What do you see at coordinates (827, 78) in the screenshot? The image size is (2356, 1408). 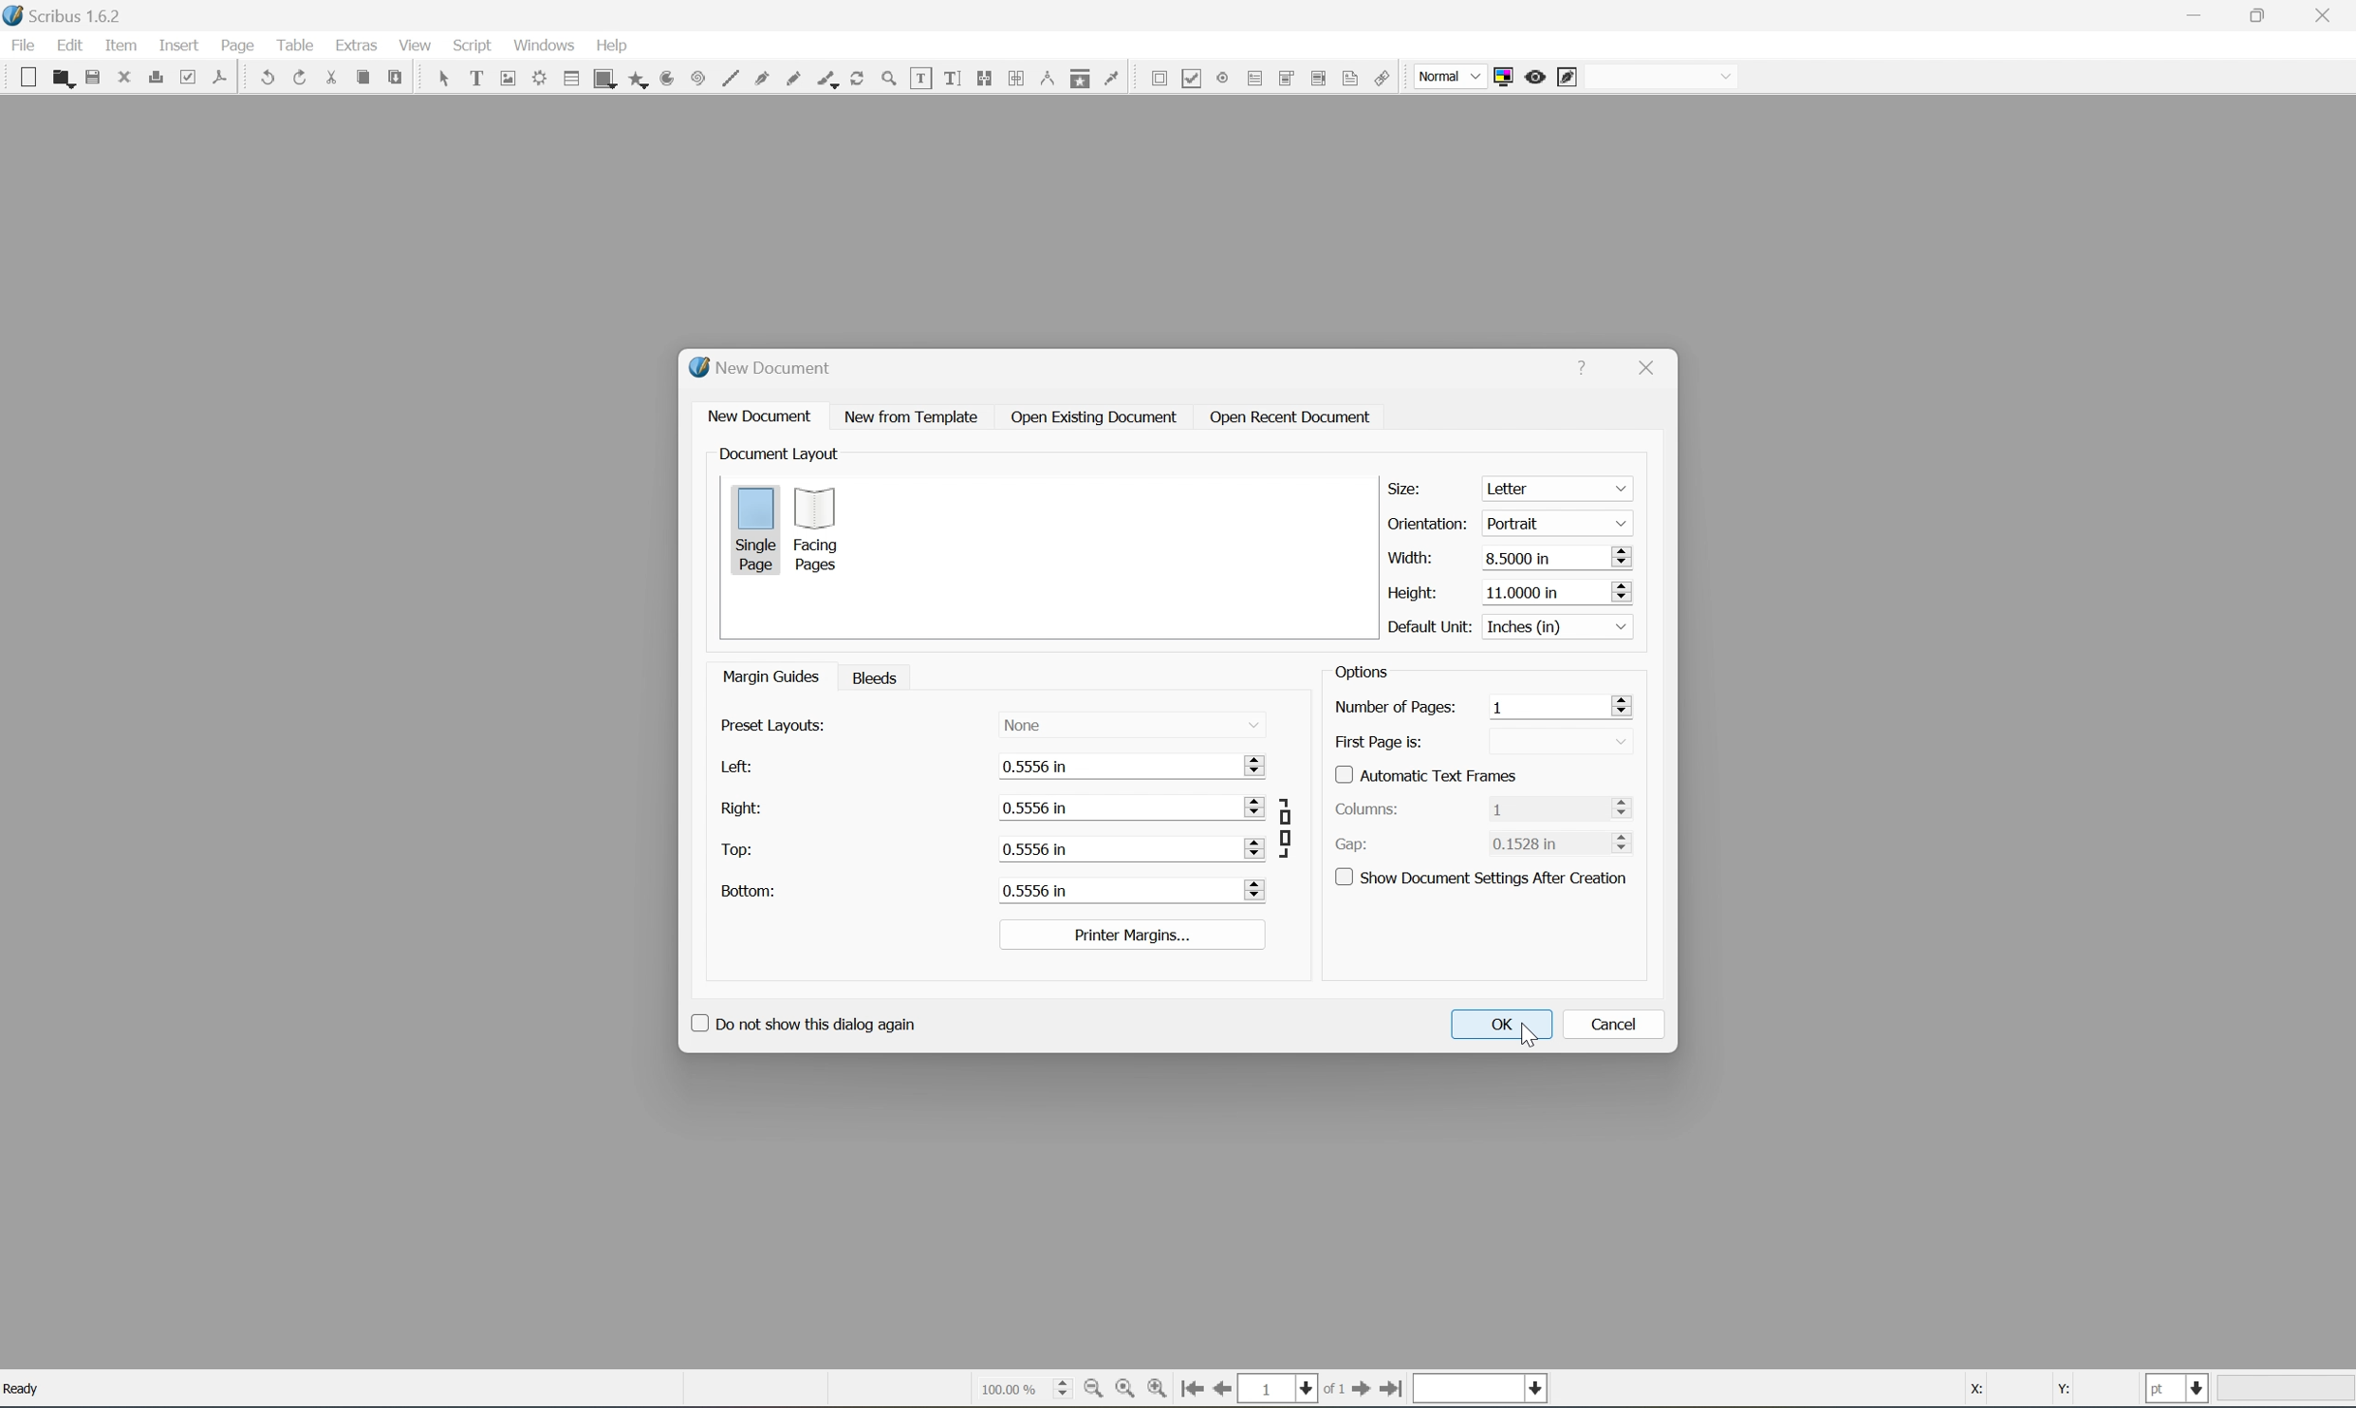 I see `calligraphic line` at bounding box center [827, 78].